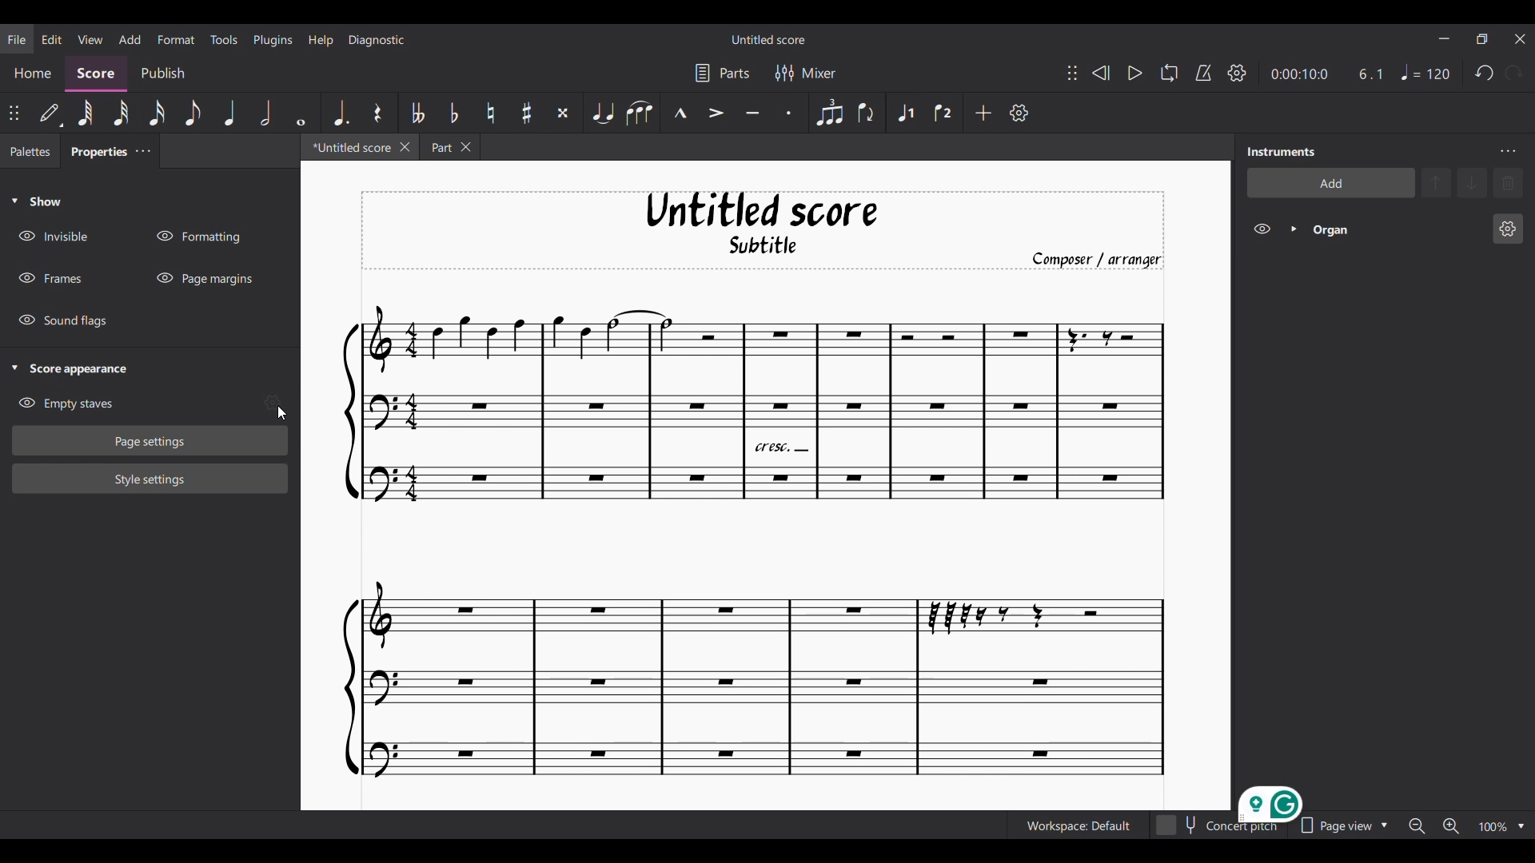 The image size is (1535, 863). Describe the element at coordinates (204, 278) in the screenshot. I see `Hide Page margins` at that location.